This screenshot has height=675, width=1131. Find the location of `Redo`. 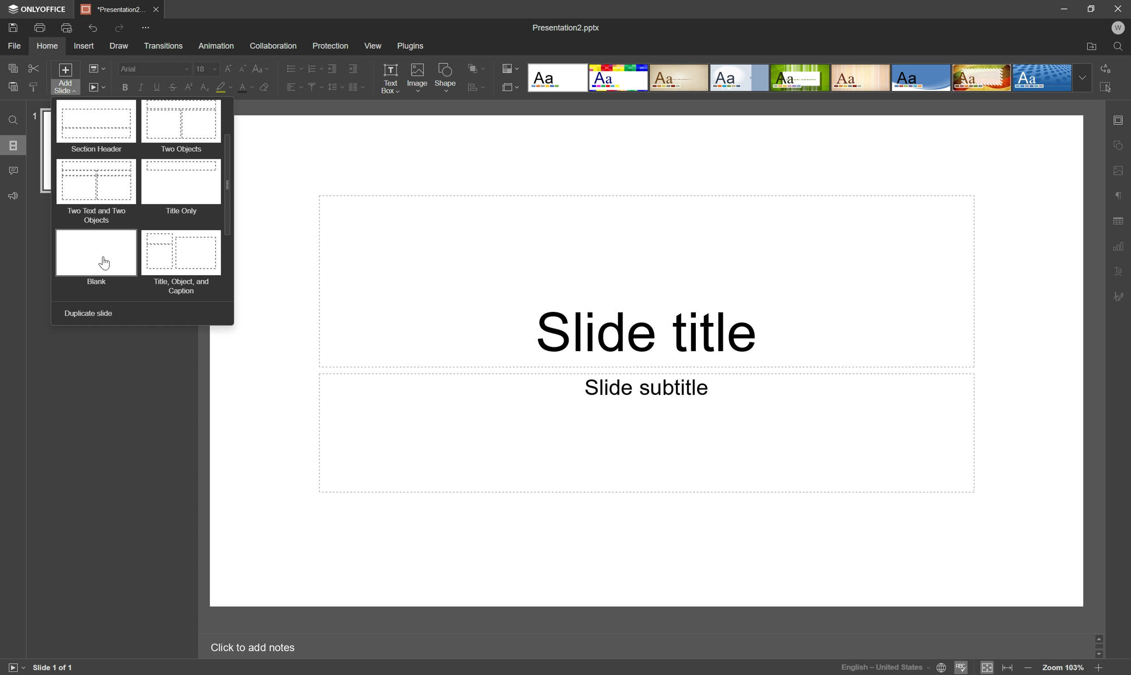

Redo is located at coordinates (96, 29).